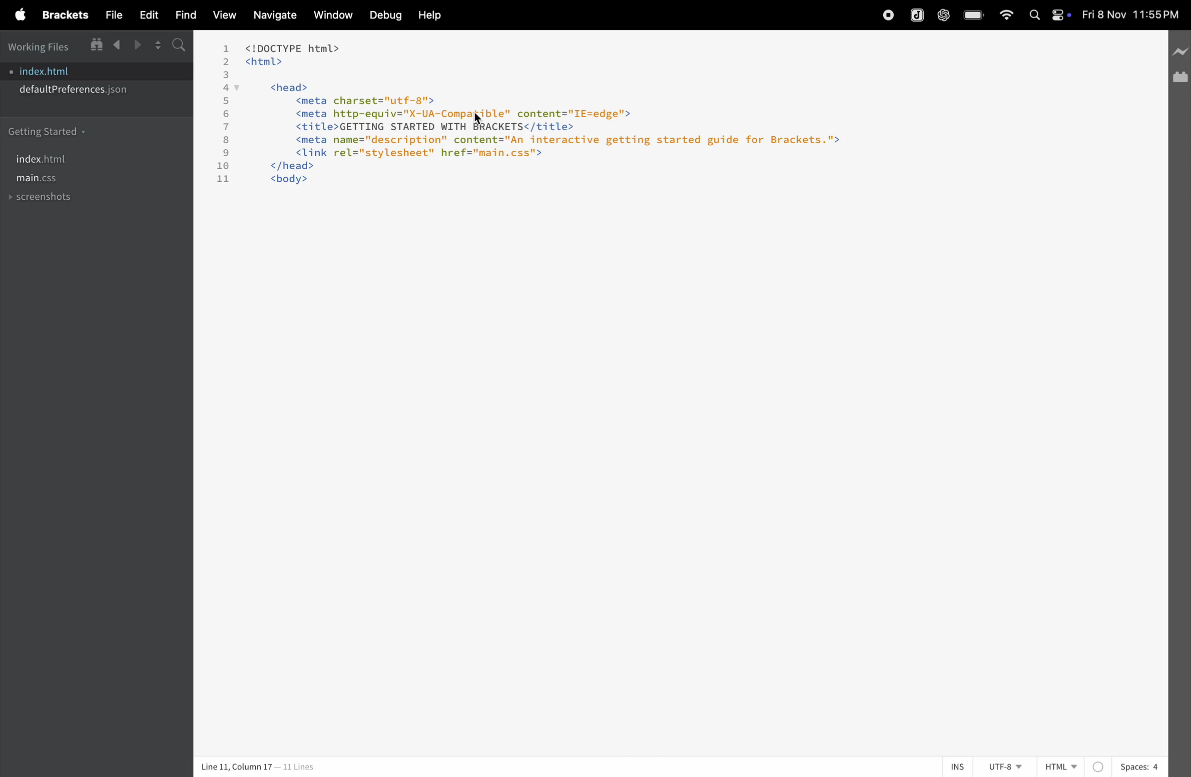  I want to click on live preview, so click(1180, 54).